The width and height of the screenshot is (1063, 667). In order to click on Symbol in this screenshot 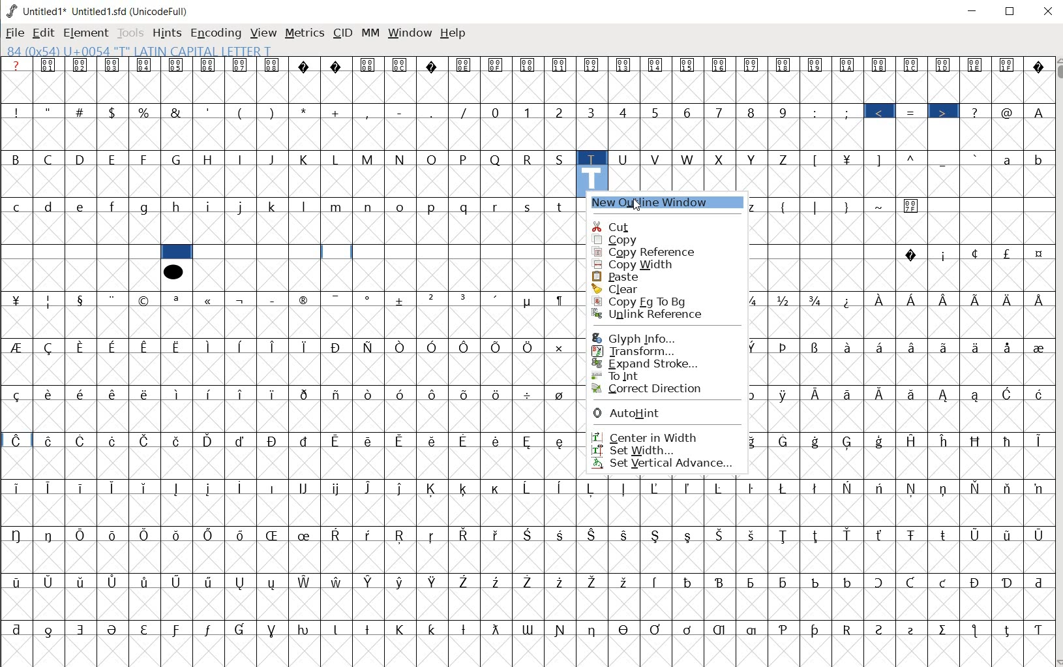, I will do `click(82, 582)`.